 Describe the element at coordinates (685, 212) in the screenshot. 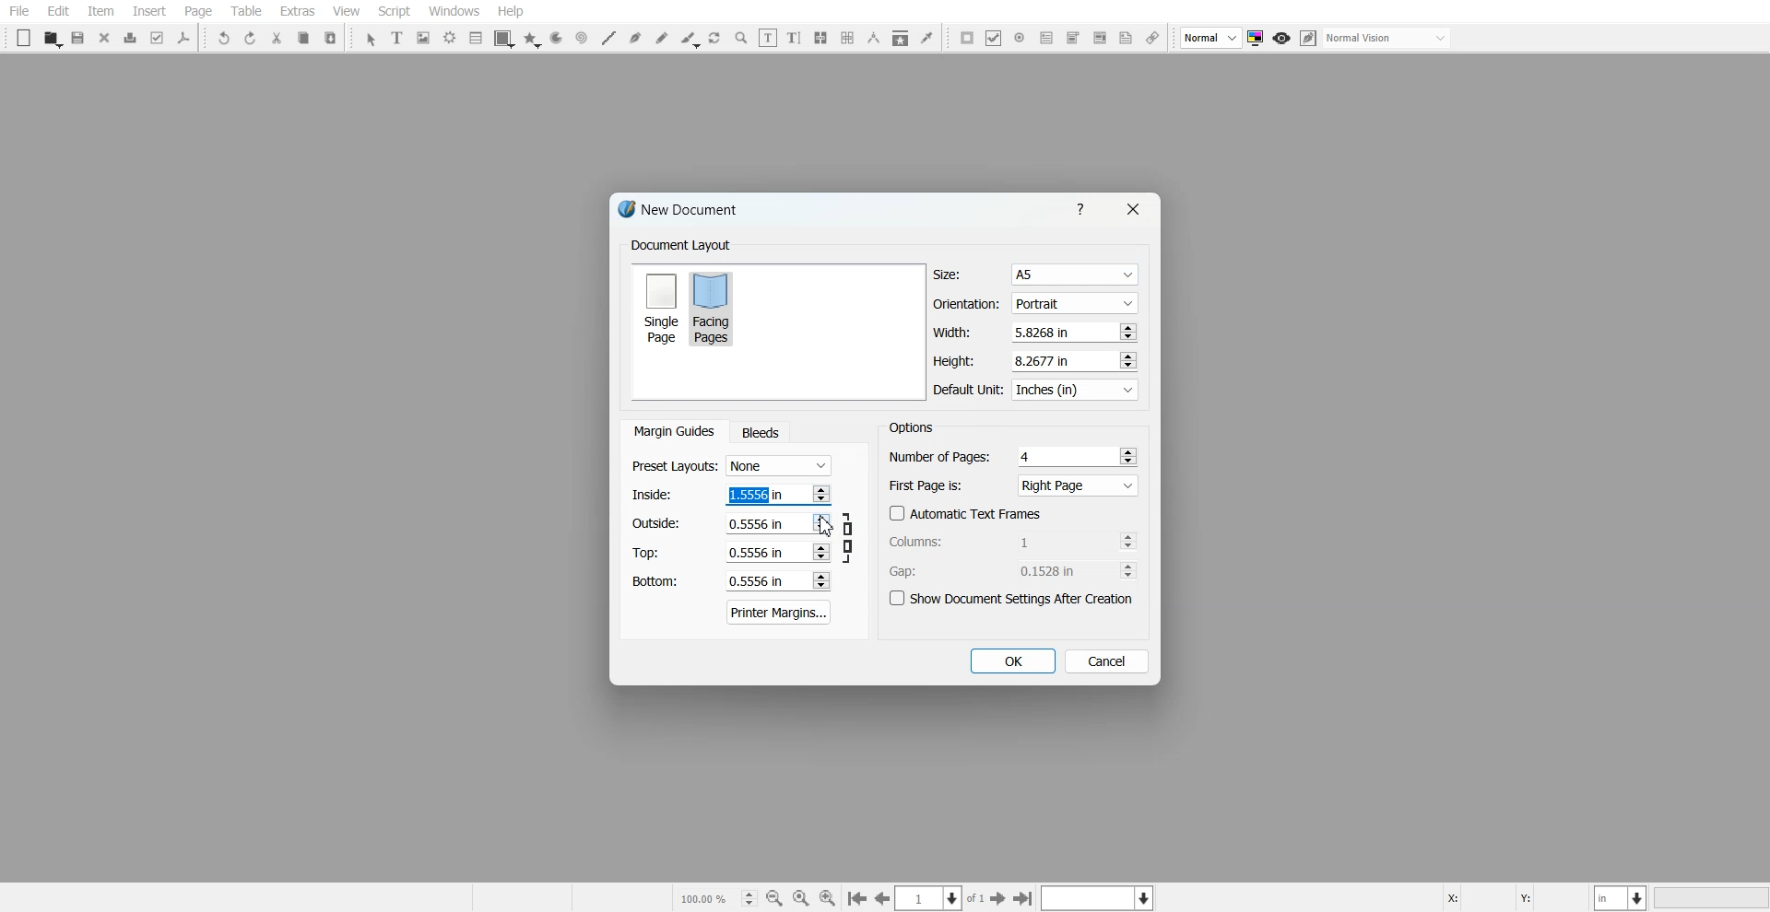

I see `Text` at that location.